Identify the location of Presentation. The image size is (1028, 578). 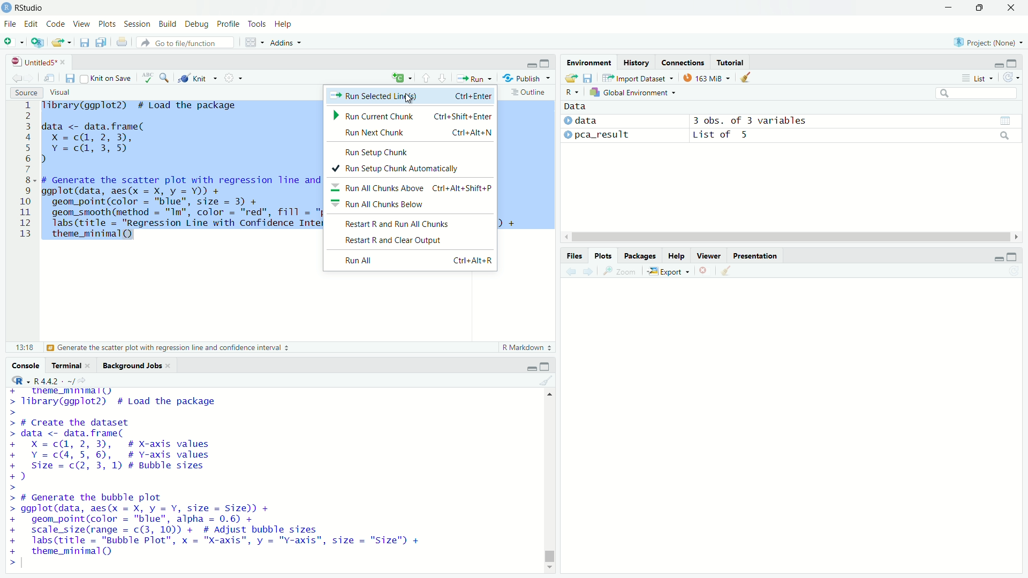
(755, 256).